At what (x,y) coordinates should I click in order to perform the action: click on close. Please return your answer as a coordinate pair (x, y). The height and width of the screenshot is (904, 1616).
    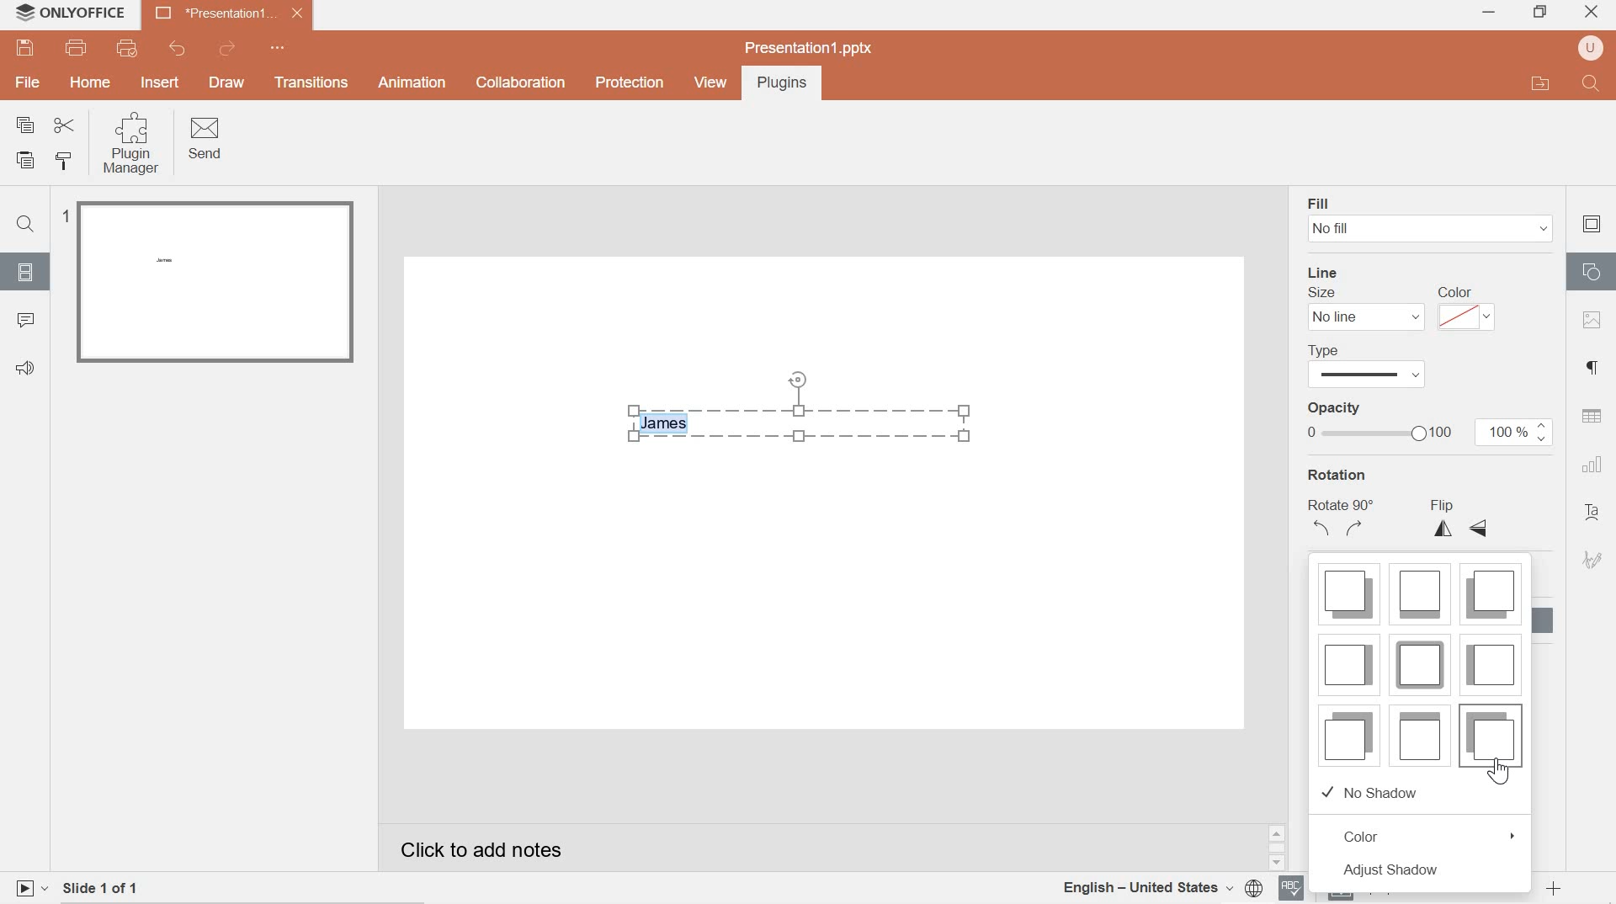
    Looking at the image, I should click on (1594, 9).